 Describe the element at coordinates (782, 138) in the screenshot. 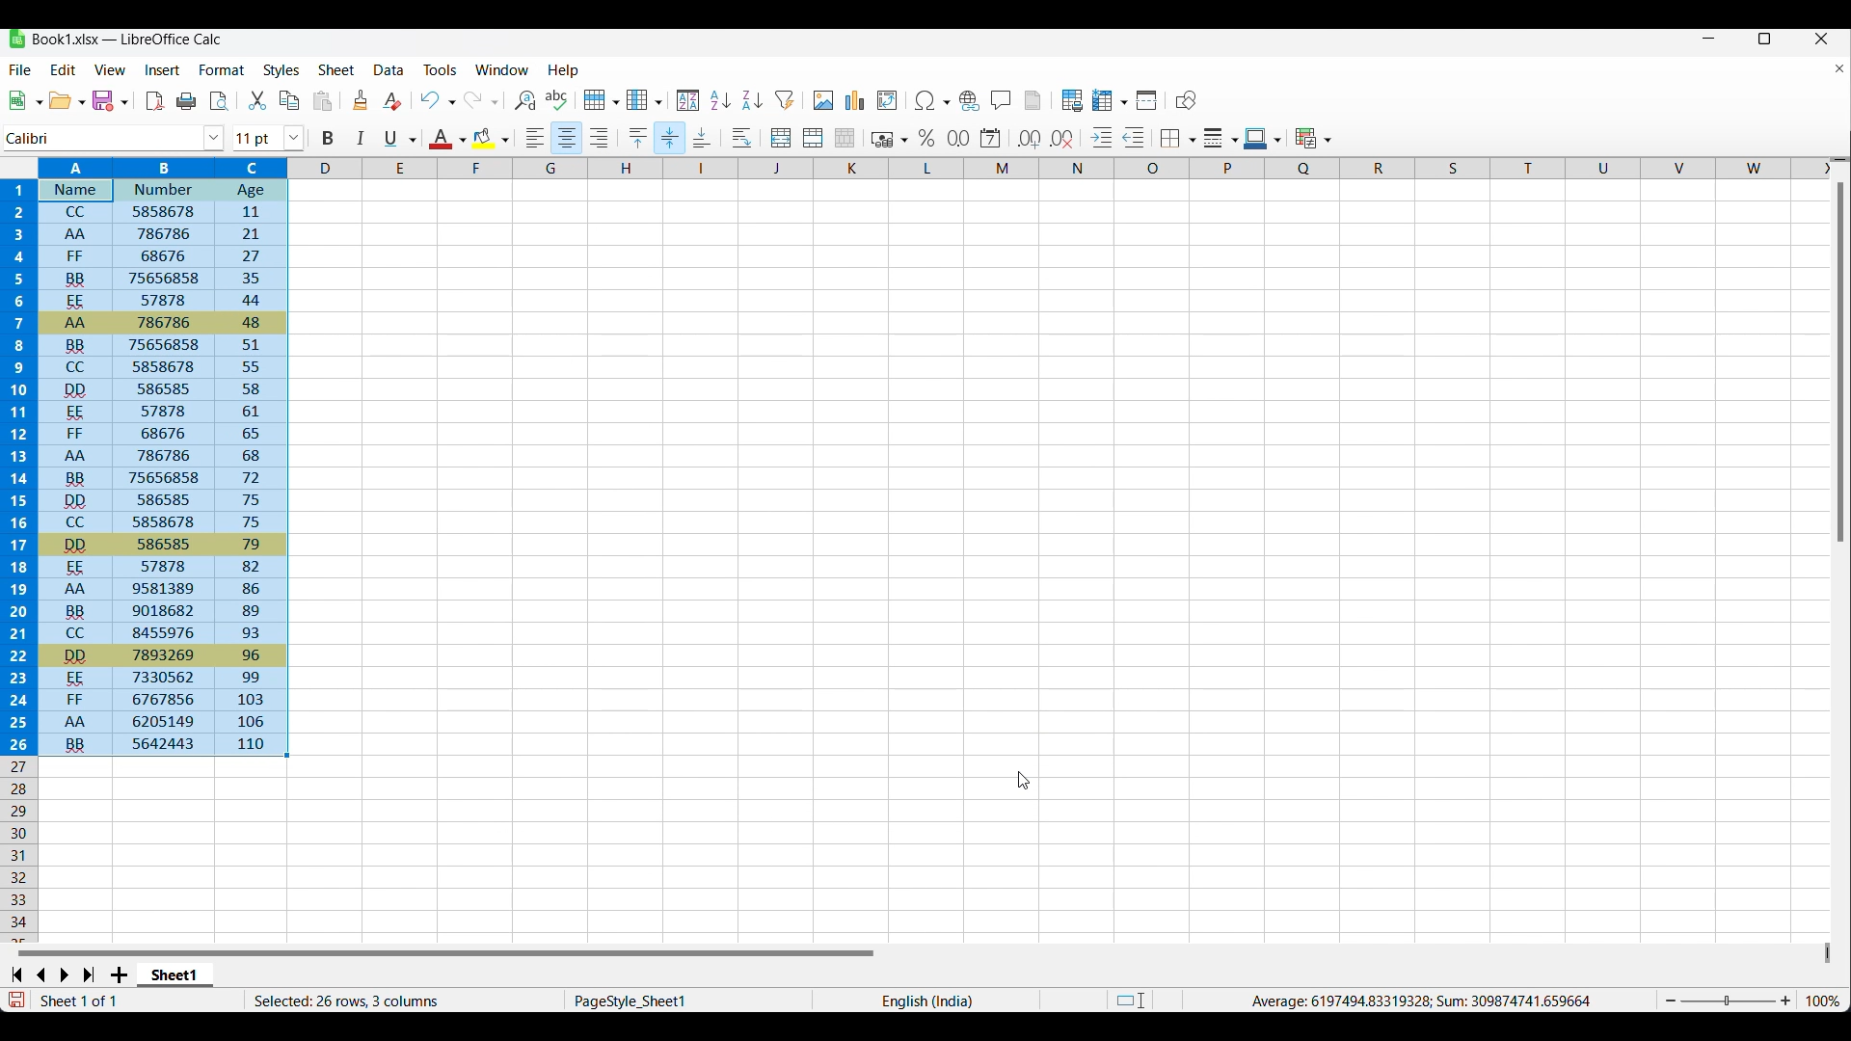

I see `Merge and center or unmerge` at that location.